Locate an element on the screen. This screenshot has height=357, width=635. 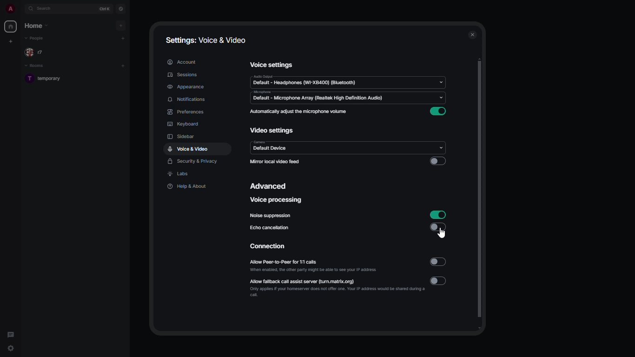
profile is located at coordinates (10, 9).